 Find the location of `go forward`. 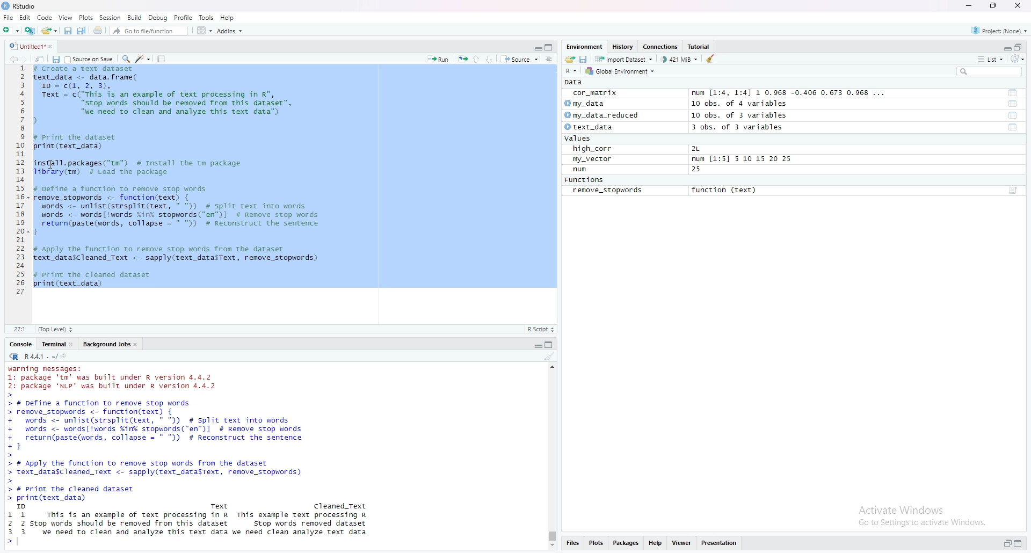

go forward is located at coordinates (26, 59).